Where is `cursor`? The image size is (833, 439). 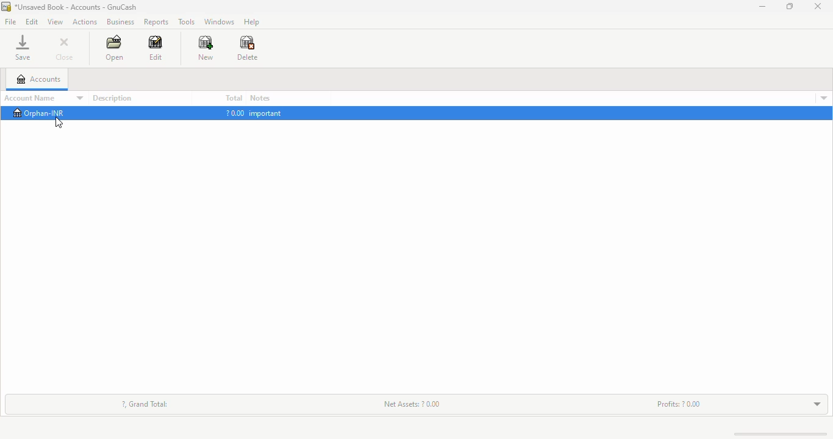
cursor is located at coordinates (59, 123).